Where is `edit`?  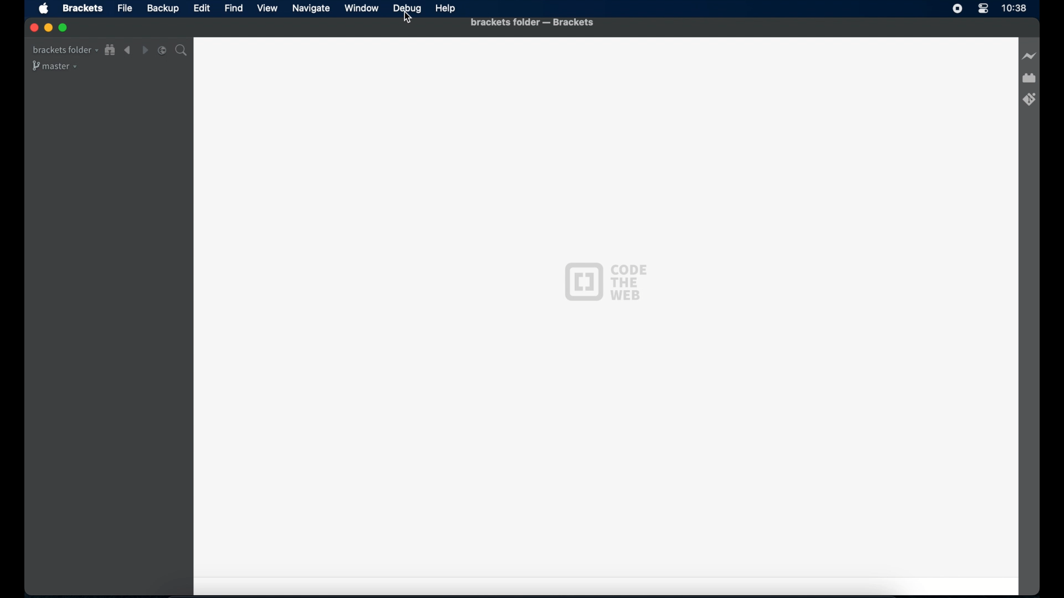
edit is located at coordinates (201, 8).